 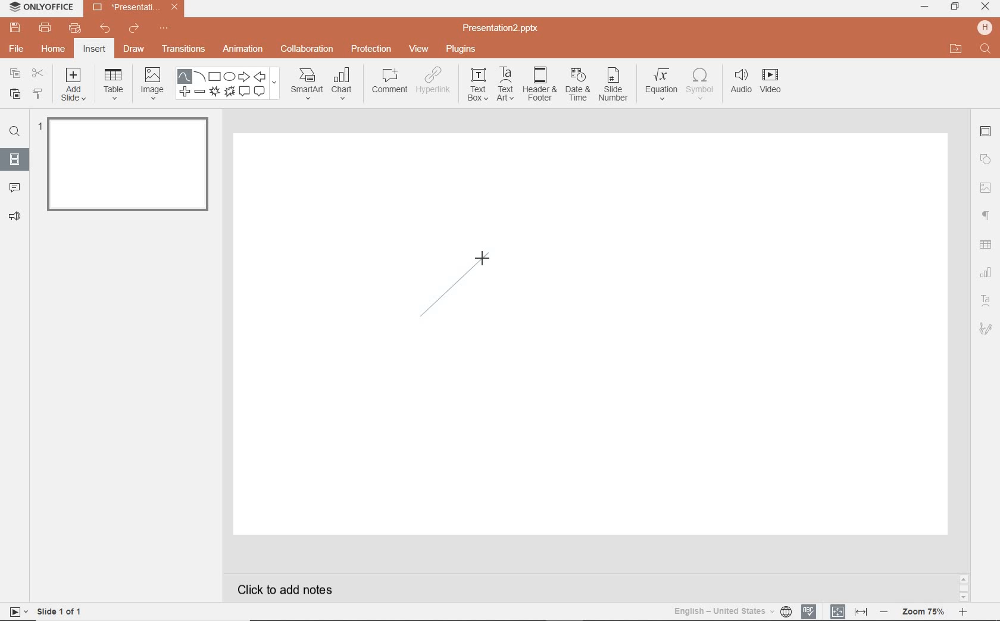 I want to click on TEXT BOX, so click(x=476, y=87).